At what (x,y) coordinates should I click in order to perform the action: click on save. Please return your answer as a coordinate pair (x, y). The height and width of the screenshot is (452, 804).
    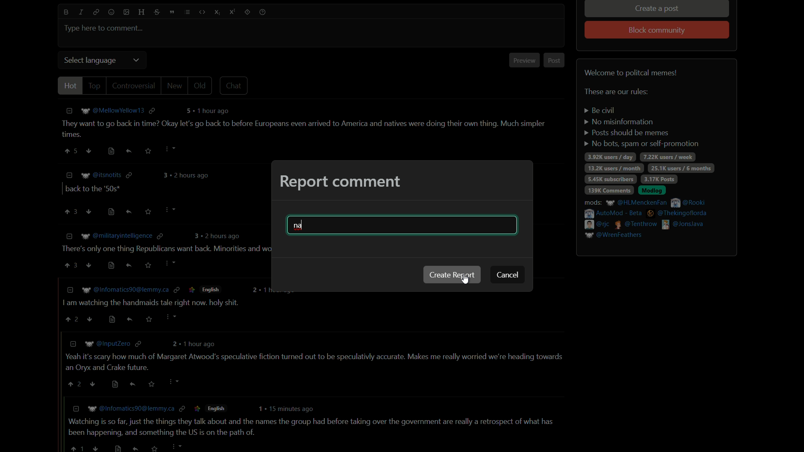
    Looking at the image, I should click on (148, 213).